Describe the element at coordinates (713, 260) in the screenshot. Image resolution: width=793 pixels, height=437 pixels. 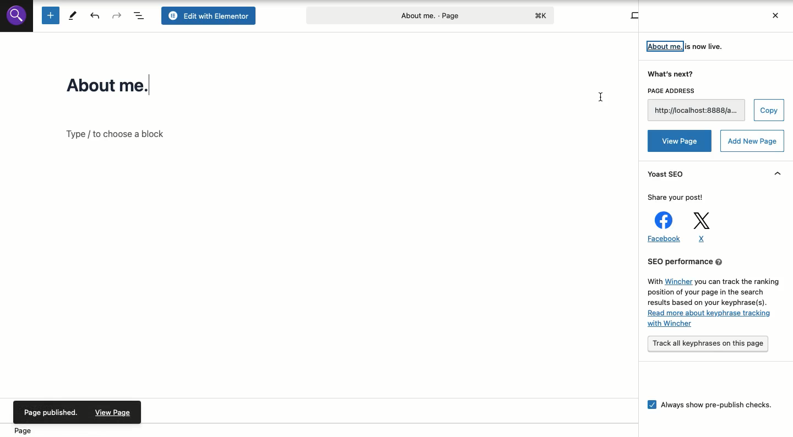
I see `SEO performance` at that location.